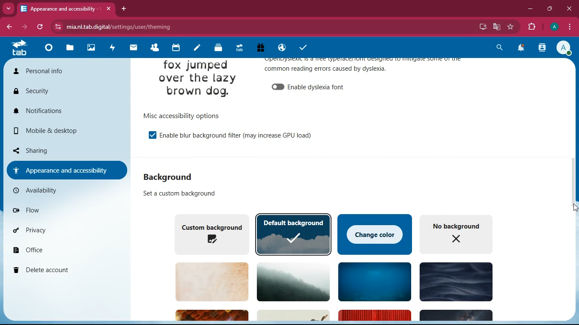 The image size is (579, 325). Describe the element at coordinates (49, 48) in the screenshot. I see `home` at that location.